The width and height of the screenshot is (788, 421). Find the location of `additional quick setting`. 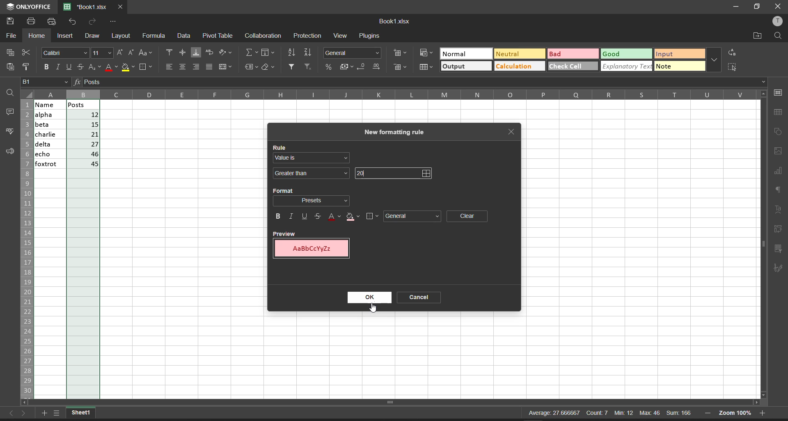

additional quick setting is located at coordinates (714, 57).